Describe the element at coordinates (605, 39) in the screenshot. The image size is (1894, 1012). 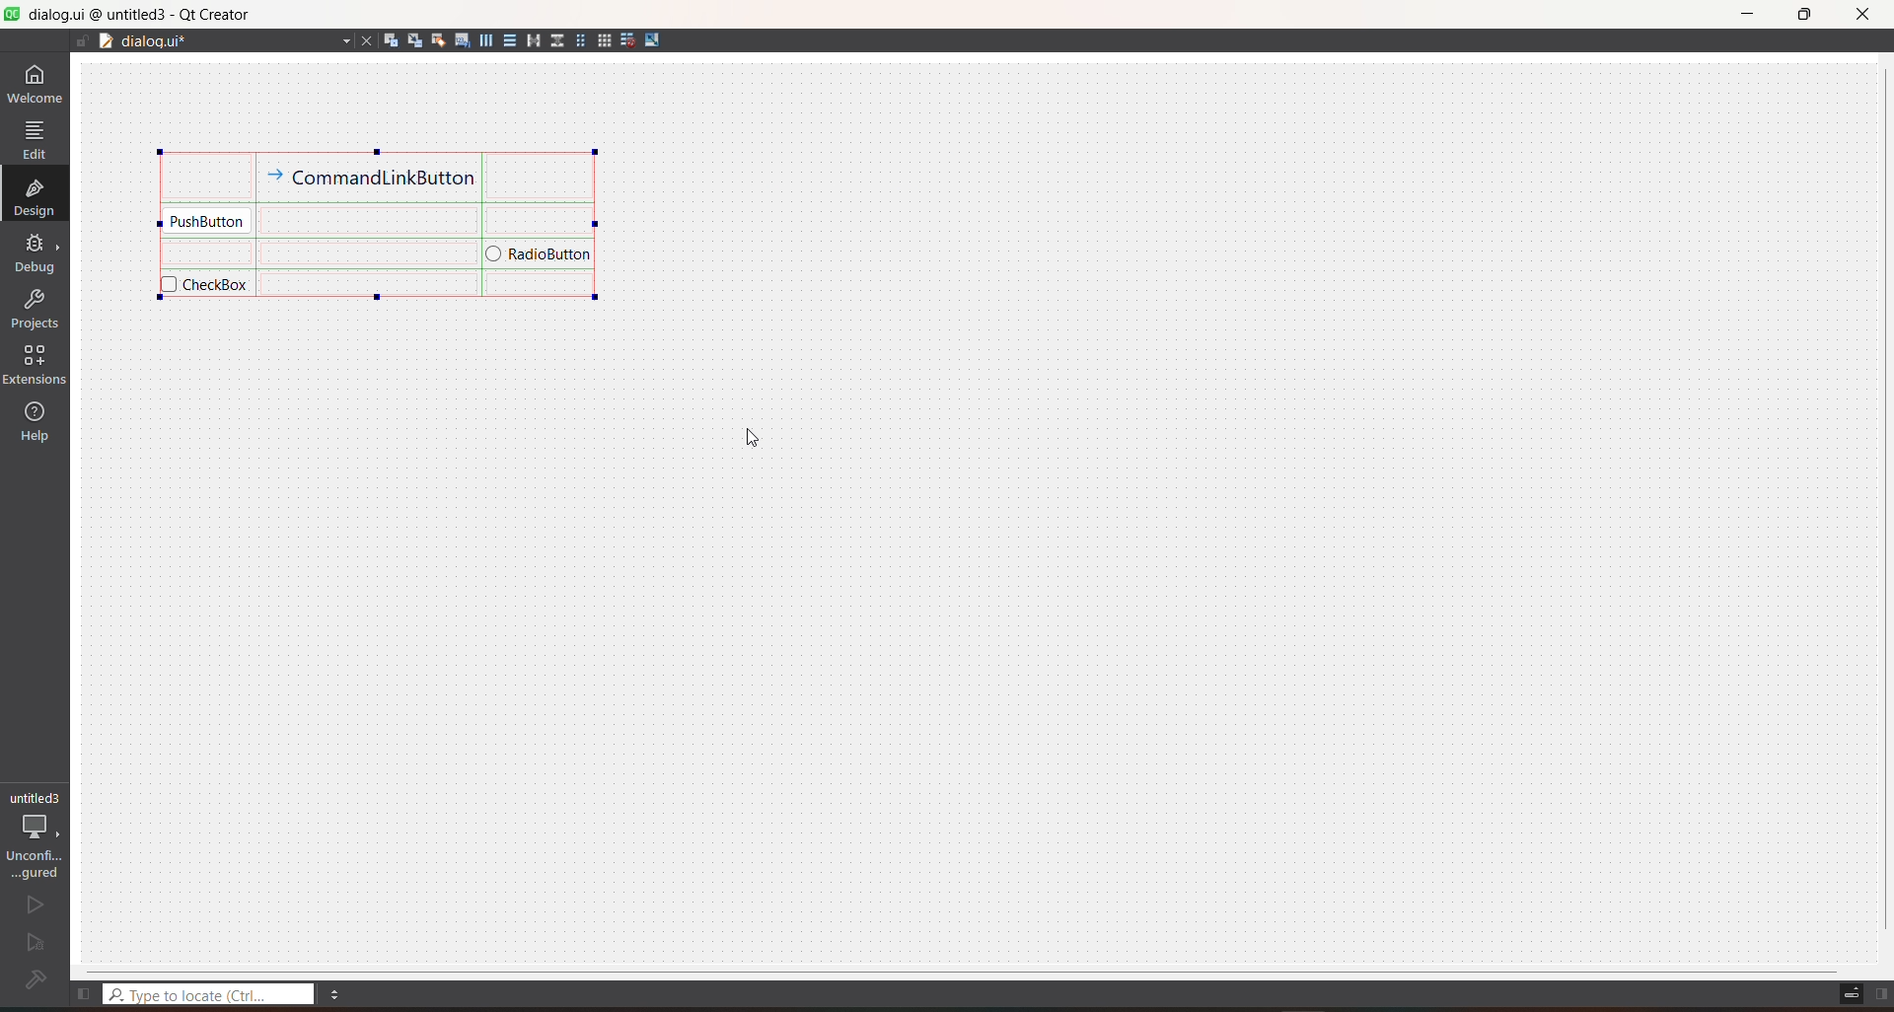
I see `layout in a grid` at that location.